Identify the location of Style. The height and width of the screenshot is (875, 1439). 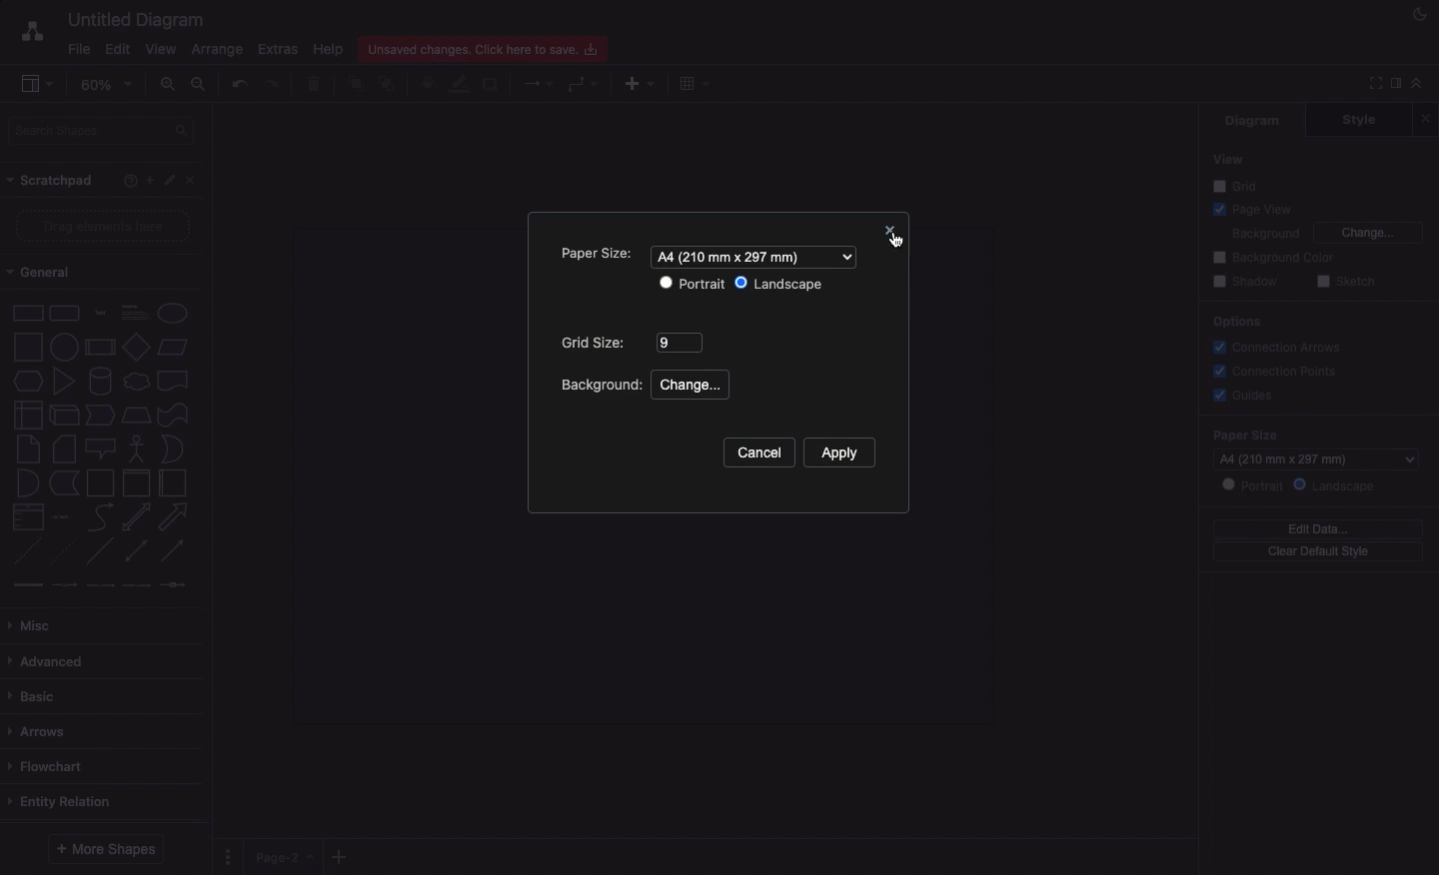
(1358, 120).